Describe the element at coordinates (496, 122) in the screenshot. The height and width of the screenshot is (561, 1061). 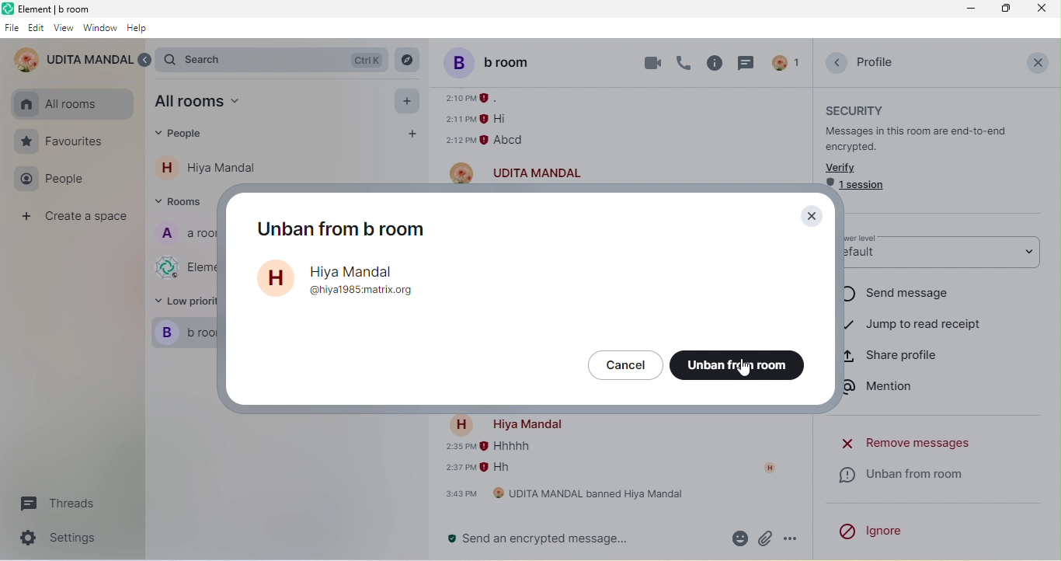
I see `older message` at that location.